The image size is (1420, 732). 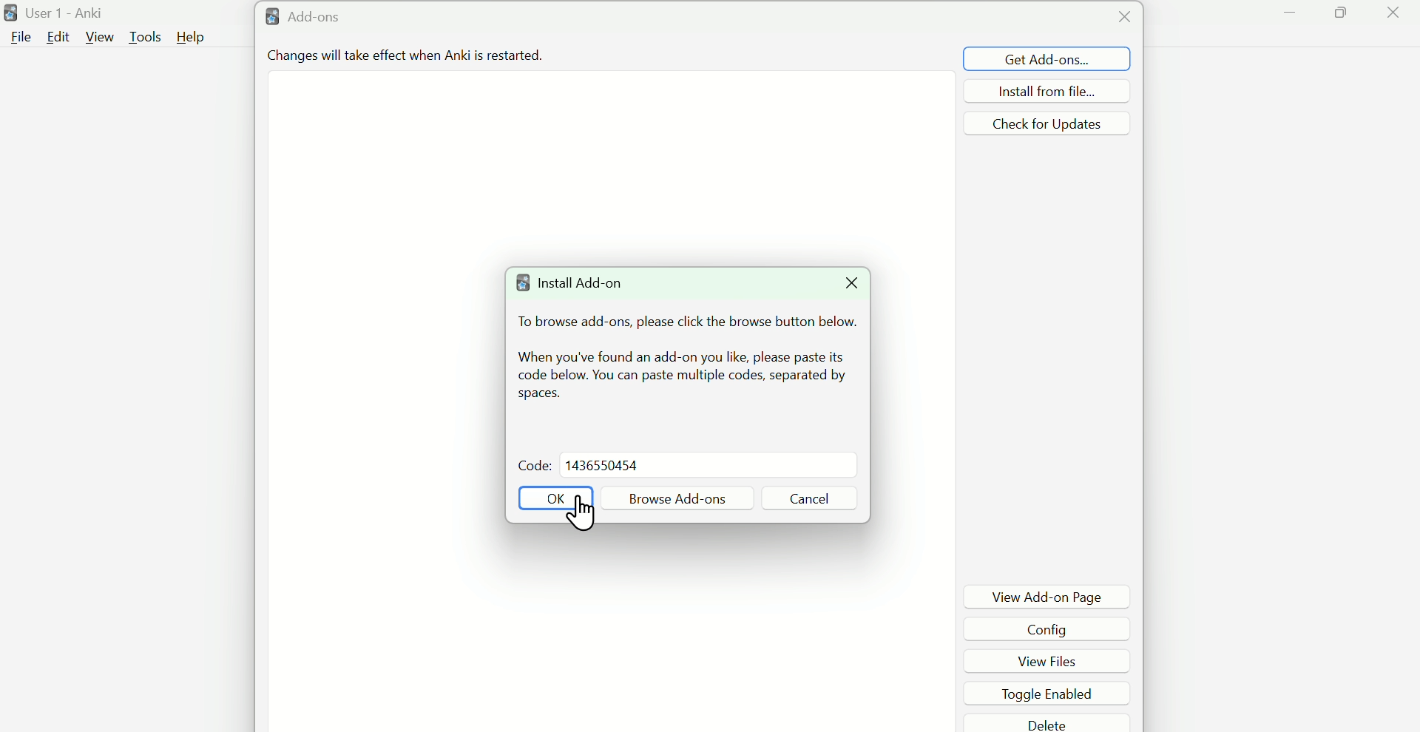 What do you see at coordinates (848, 284) in the screenshot?
I see `Close` at bounding box center [848, 284].